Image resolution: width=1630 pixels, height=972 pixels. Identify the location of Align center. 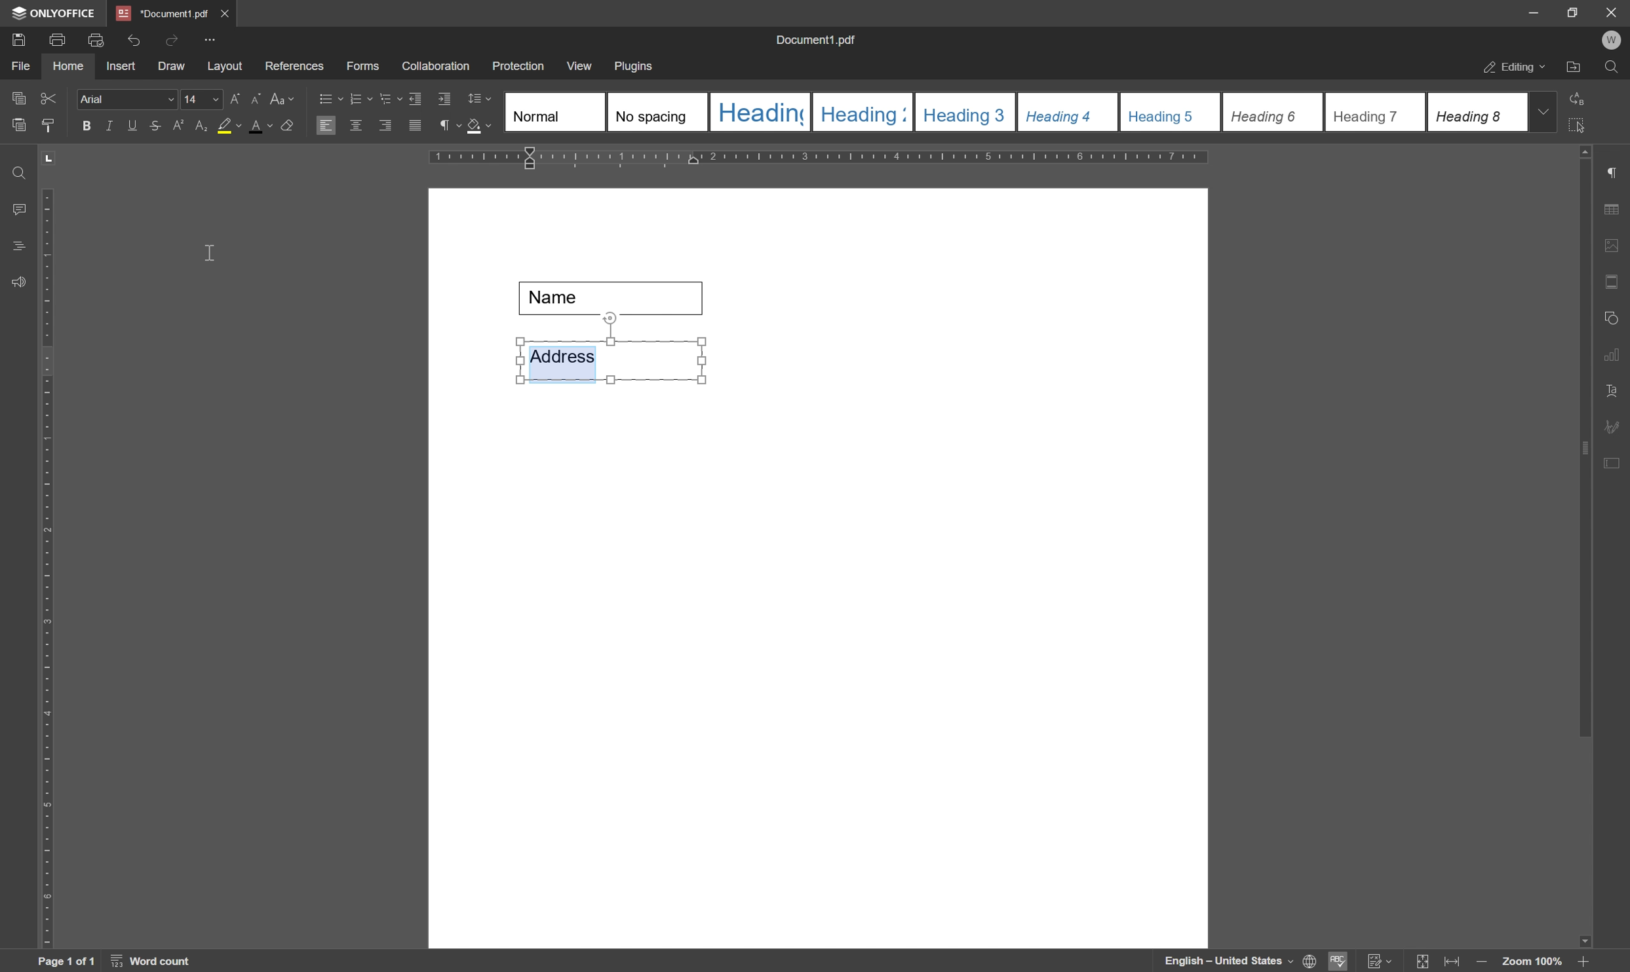
(356, 124).